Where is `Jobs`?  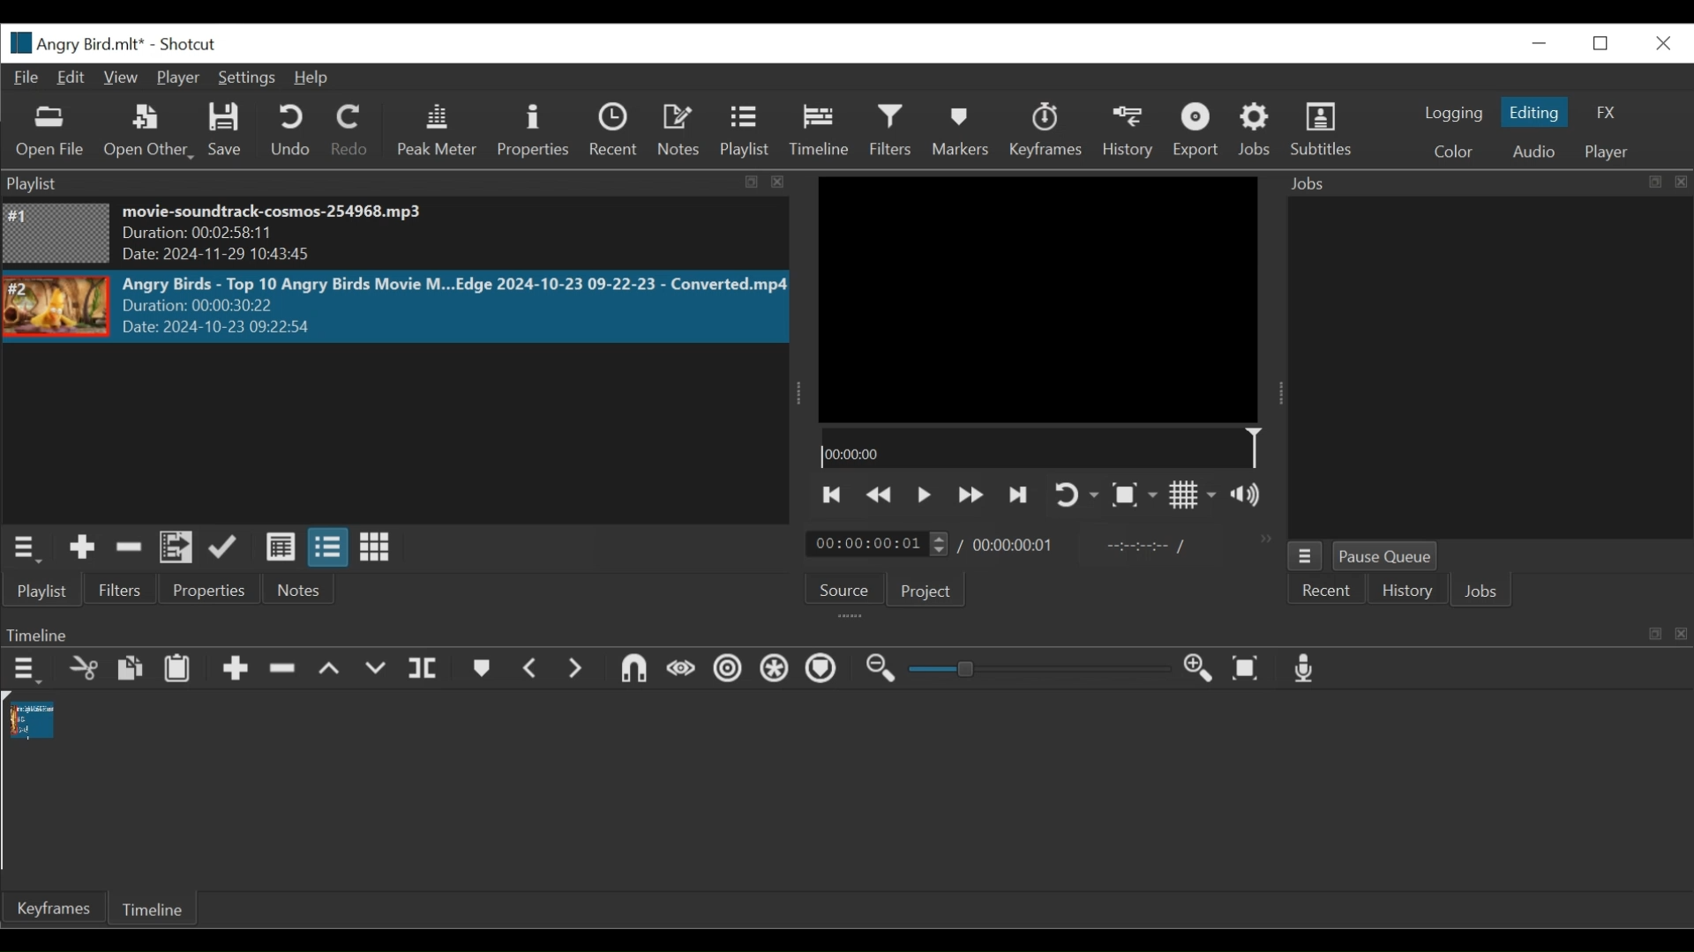
Jobs is located at coordinates (1256, 132).